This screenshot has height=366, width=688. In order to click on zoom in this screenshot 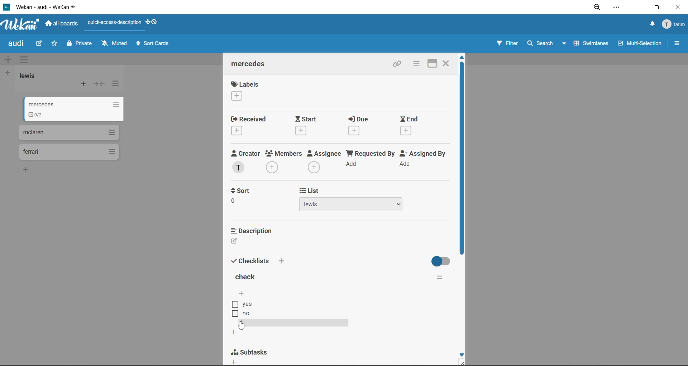, I will do `click(596, 7)`.